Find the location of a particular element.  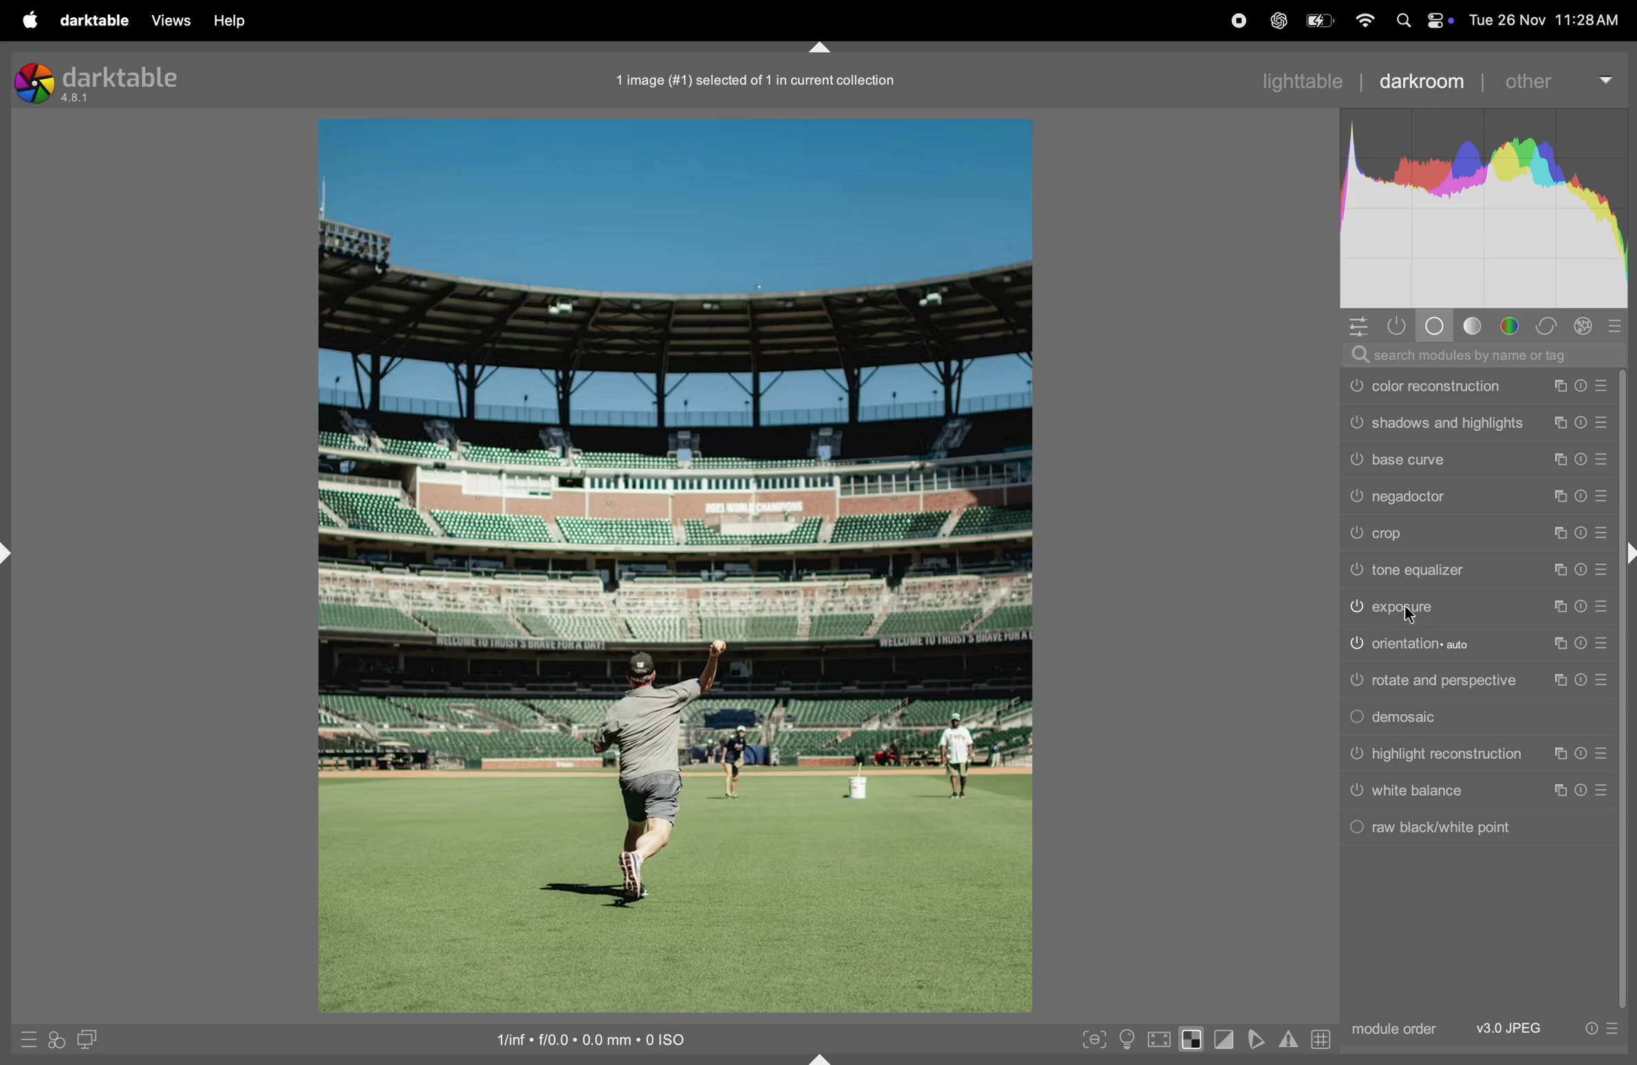

reset presets is located at coordinates (1583, 753).